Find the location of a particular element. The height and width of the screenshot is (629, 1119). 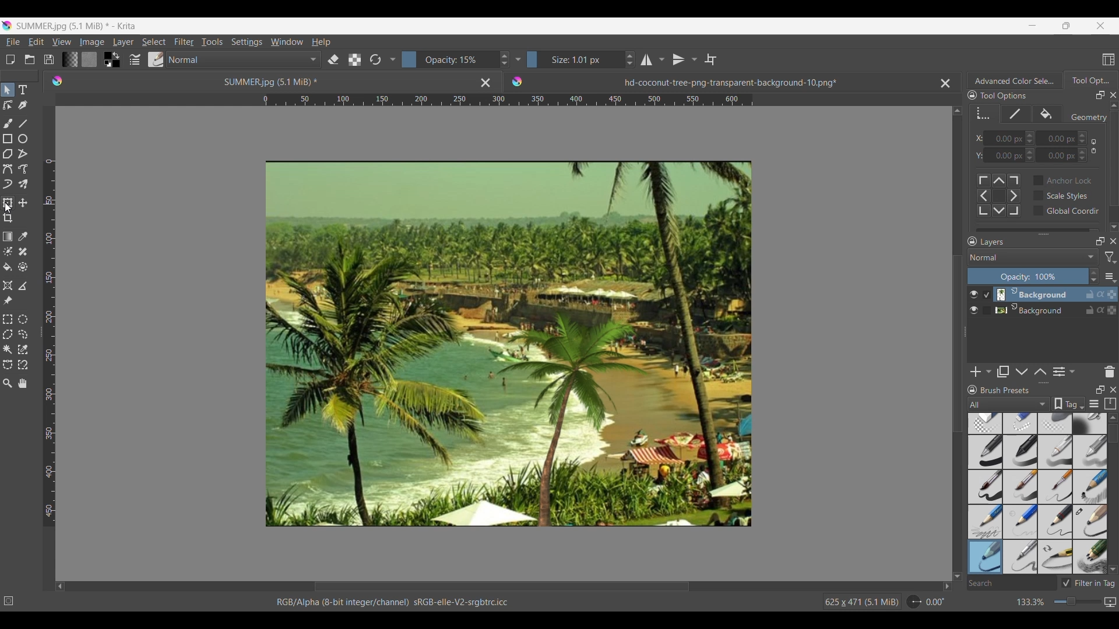

Move layer/mask up is located at coordinates (1040, 372).